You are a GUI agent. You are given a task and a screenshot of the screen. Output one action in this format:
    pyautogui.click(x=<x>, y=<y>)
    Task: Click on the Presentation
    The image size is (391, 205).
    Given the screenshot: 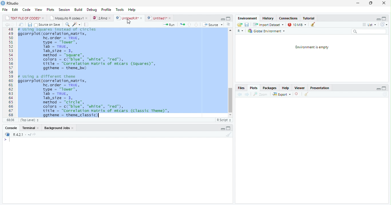 What is the action you would take?
    pyautogui.click(x=321, y=88)
    